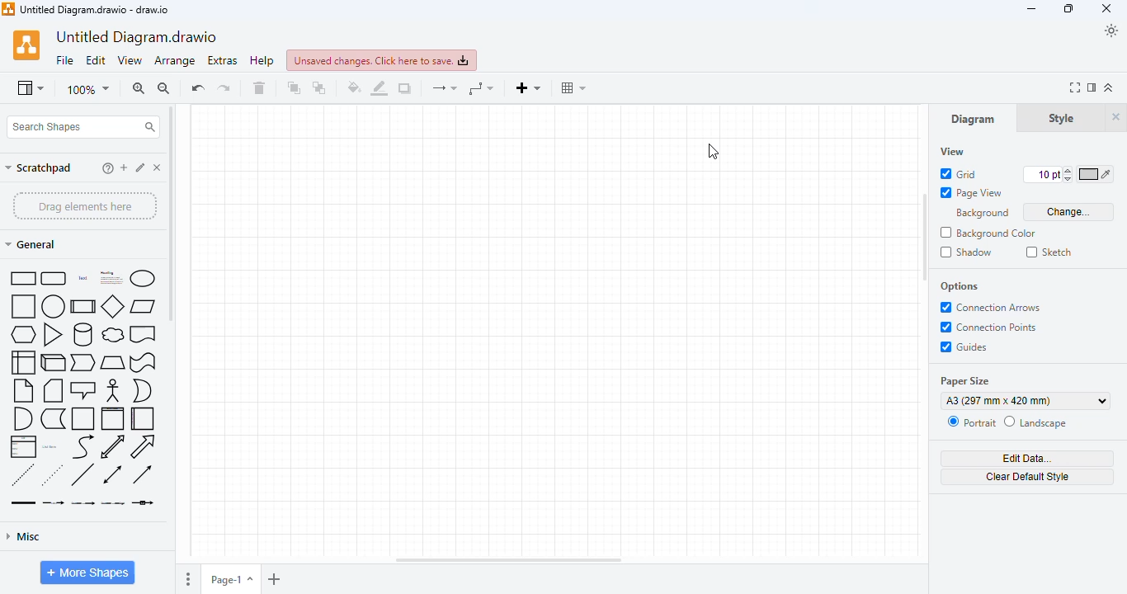 This screenshot has width=1127, height=594. I want to click on extras, so click(223, 61).